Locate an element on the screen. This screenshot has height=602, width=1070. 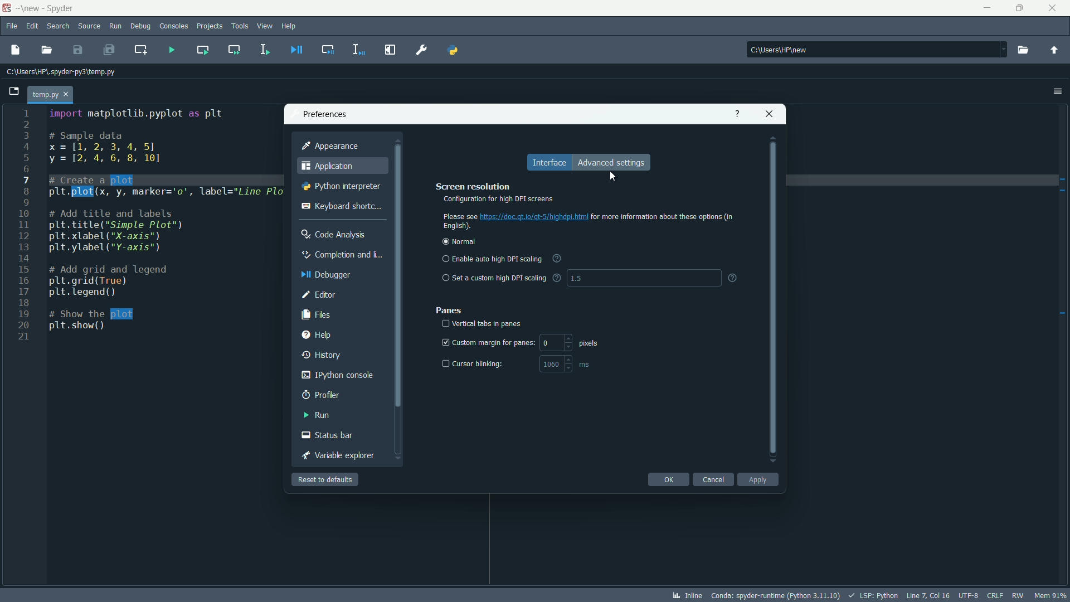
consoles is located at coordinates (174, 27).